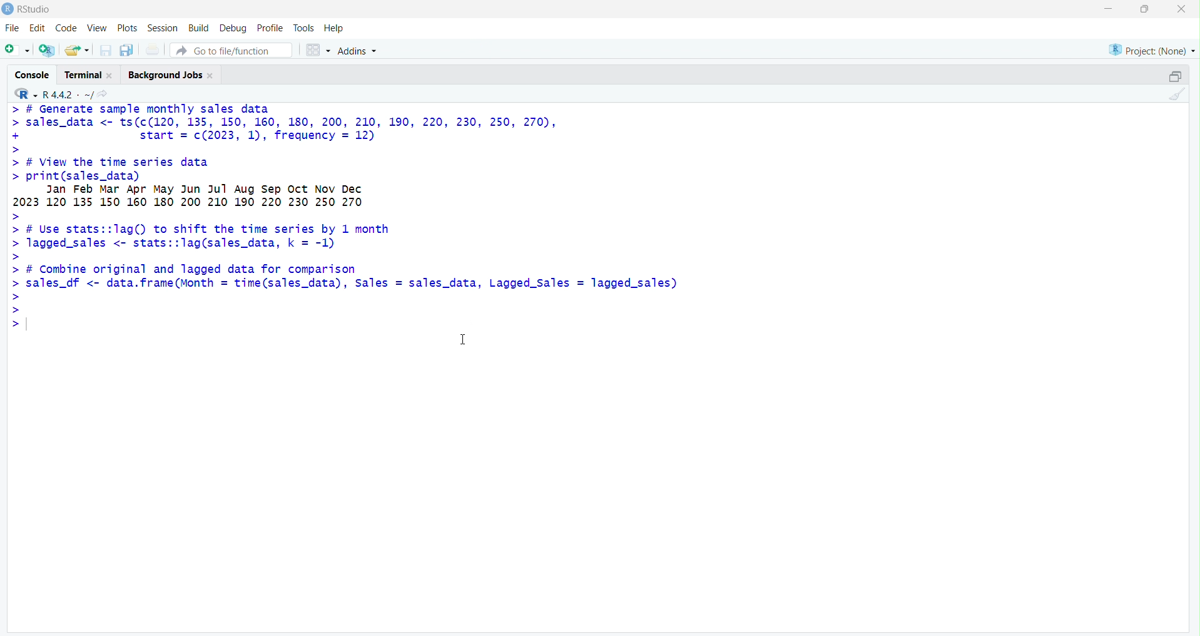 The width and height of the screenshot is (1200, 636). Describe the element at coordinates (87, 75) in the screenshot. I see `terminal` at that location.